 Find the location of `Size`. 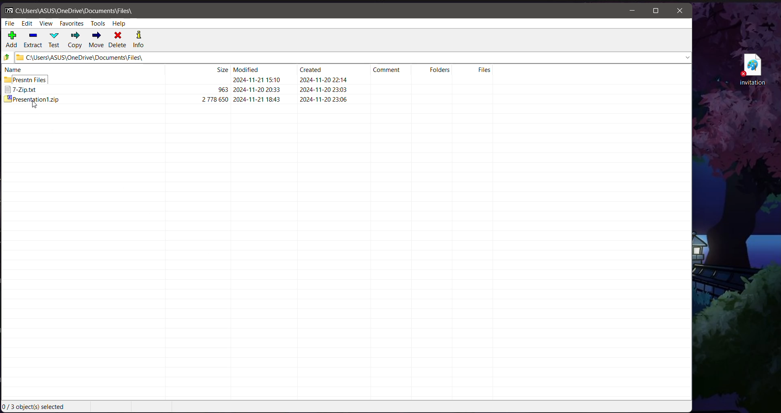

Size is located at coordinates (222, 69).